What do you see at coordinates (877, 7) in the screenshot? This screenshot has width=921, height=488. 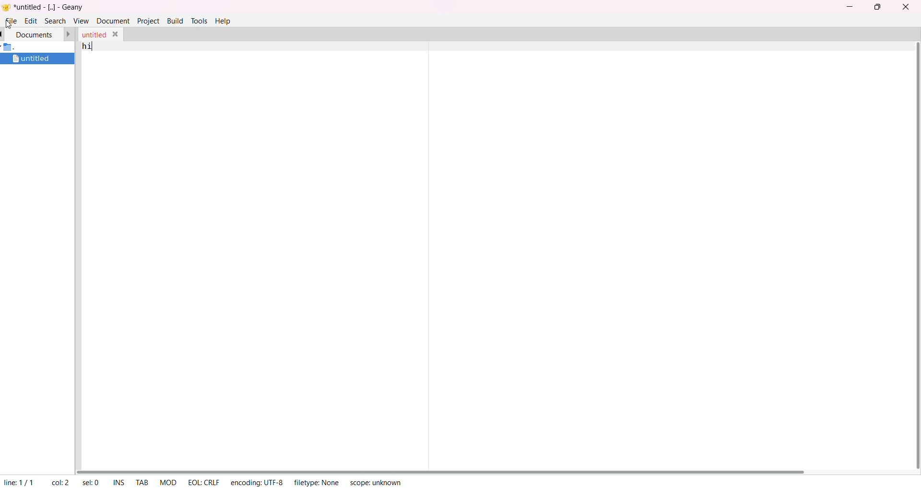 I see `maximize` at bounding box center [877, 7].